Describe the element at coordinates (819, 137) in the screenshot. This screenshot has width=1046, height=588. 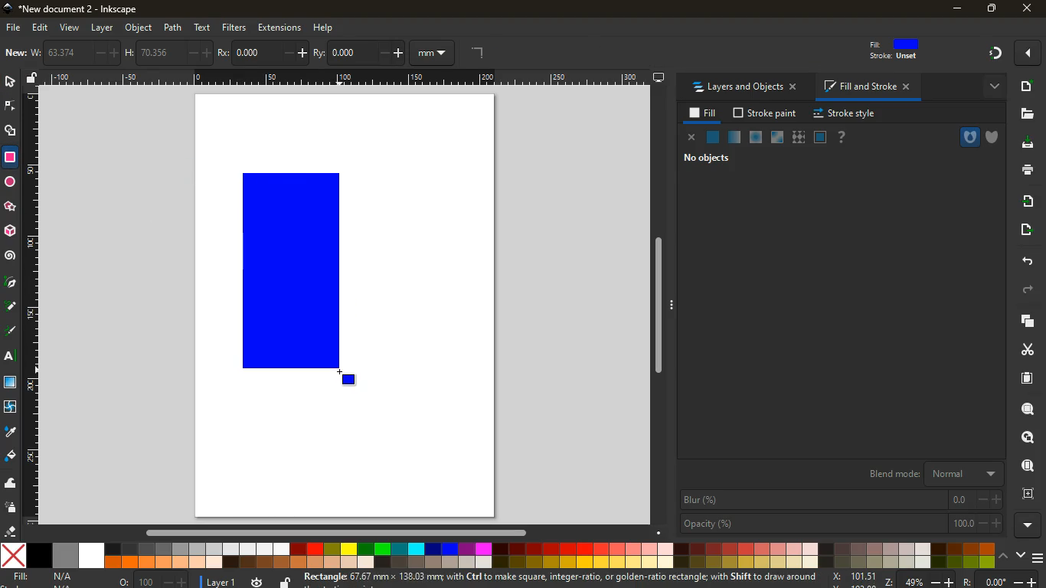
I see `glass` at that location.